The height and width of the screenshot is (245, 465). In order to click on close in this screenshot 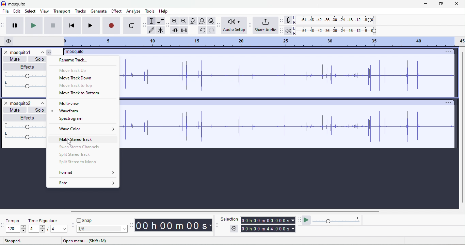, I will do `click(6, 52)`.